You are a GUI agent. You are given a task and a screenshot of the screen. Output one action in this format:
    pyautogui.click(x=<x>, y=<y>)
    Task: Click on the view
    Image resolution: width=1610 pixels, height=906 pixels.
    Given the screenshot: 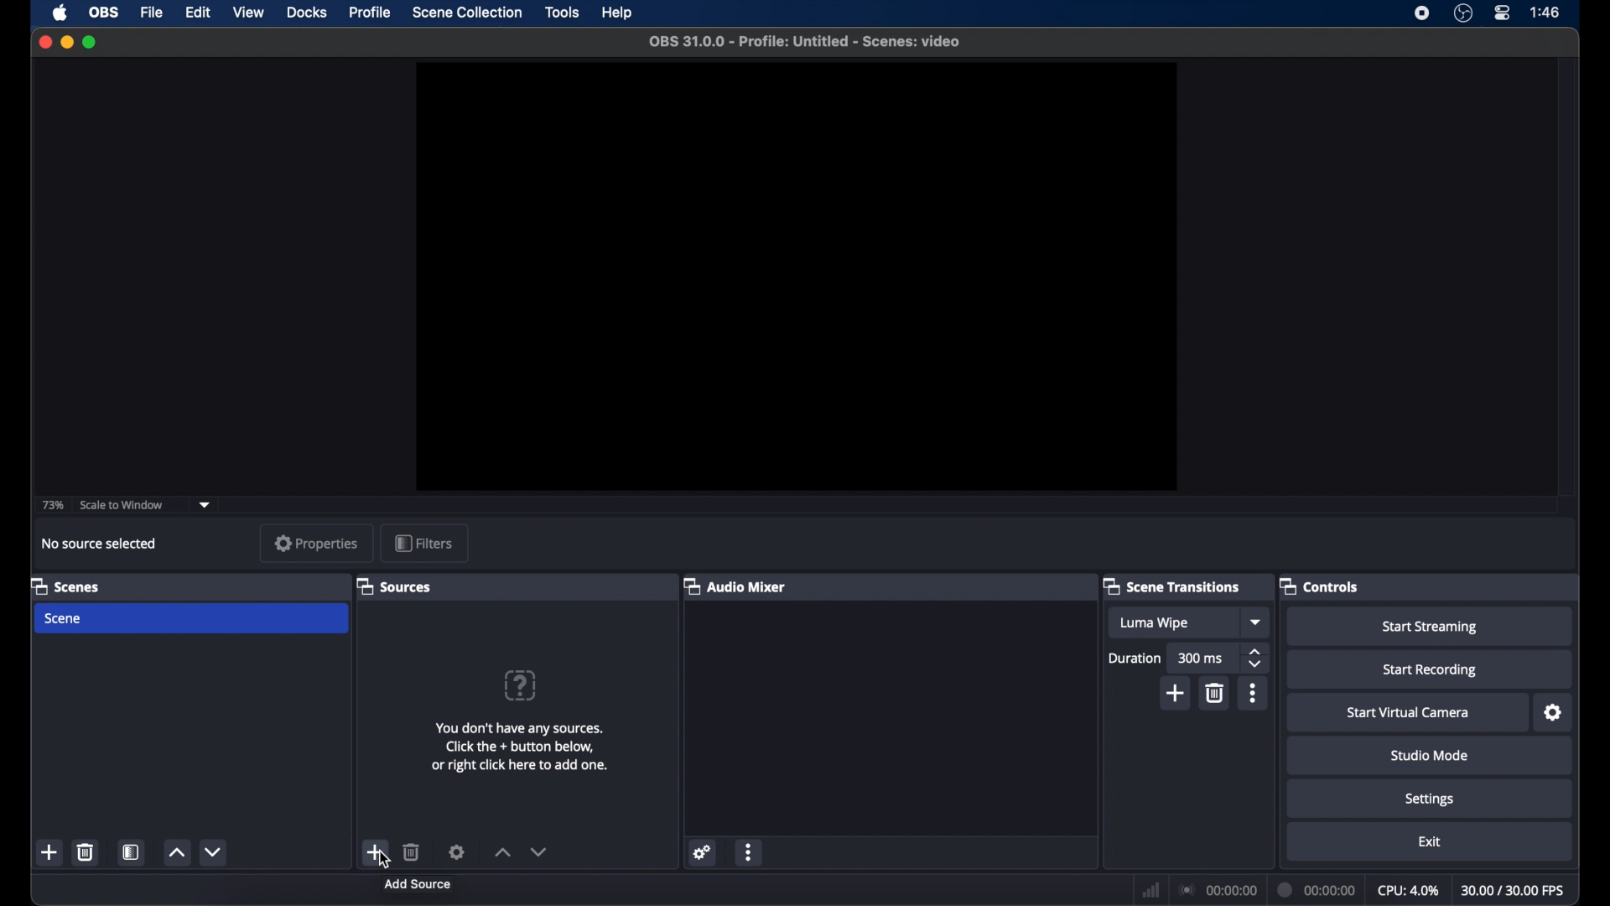 What is the action you would take?
    pyautogui.click(x=248, y=11)
    